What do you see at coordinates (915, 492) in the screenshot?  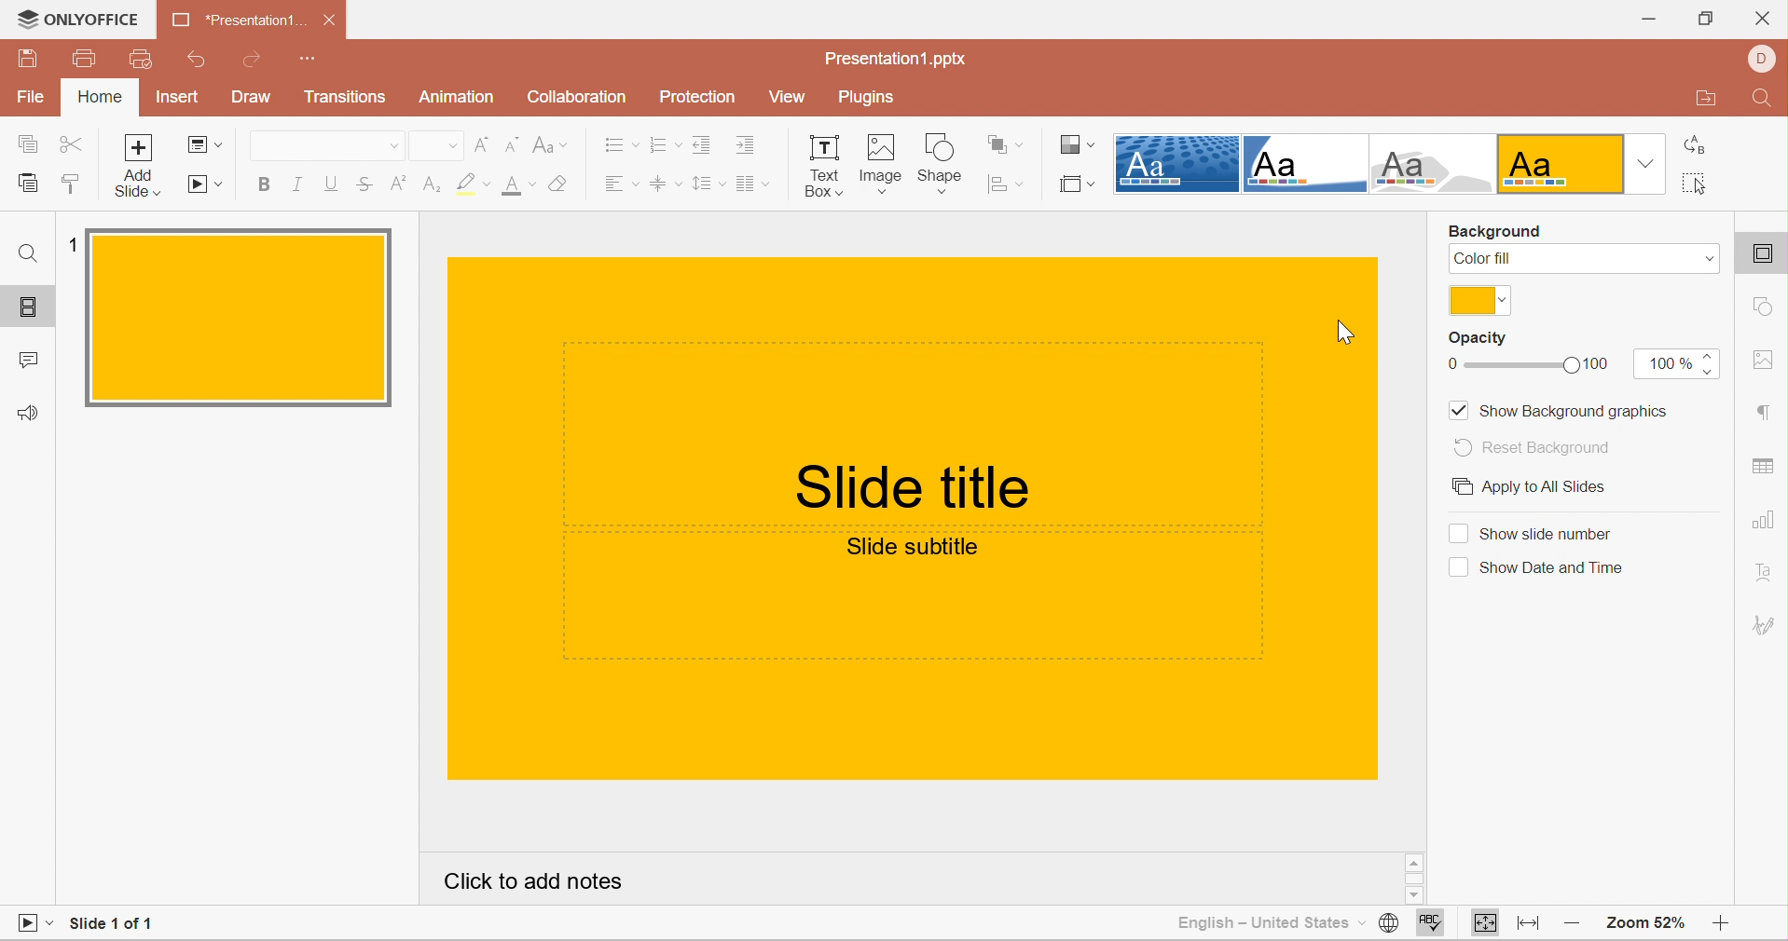 I see `Slide Title` at bounding box center [915, 492].